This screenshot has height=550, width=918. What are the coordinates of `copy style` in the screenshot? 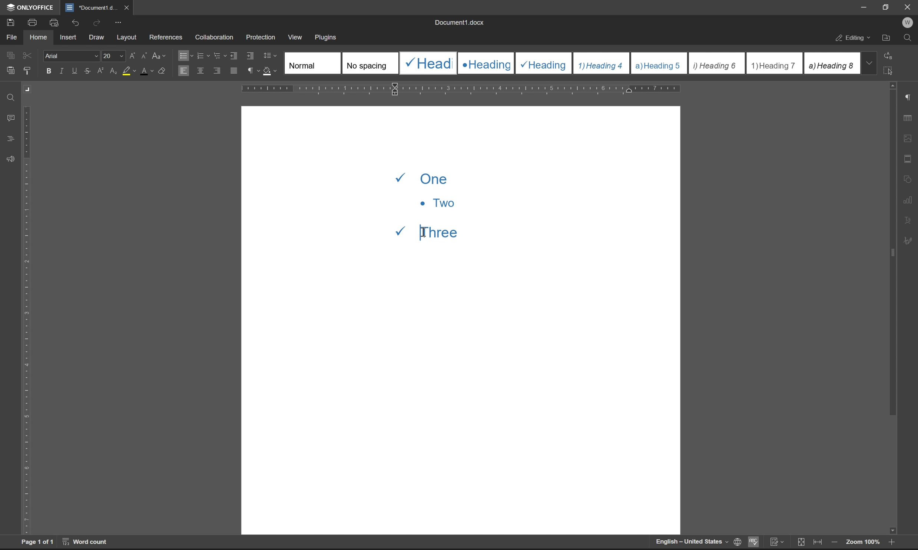 It's located at (27, 71).